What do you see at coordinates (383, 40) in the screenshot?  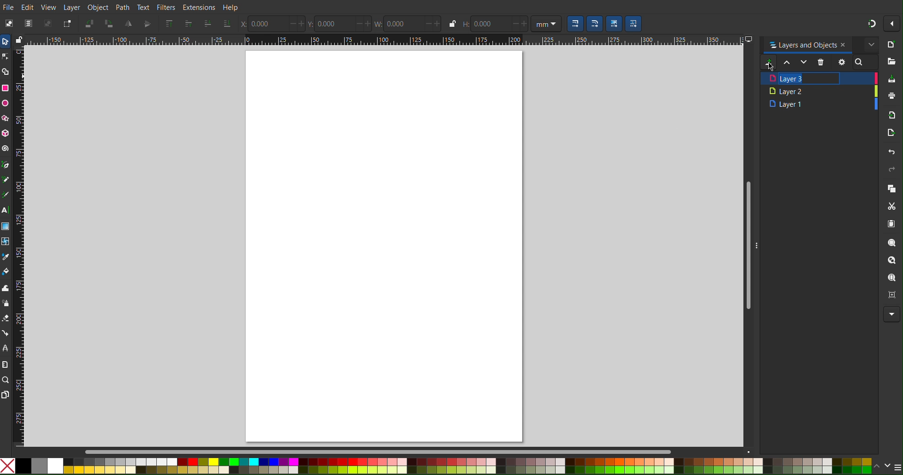 I see `Horizontal Ruler` at bounding box center [383, 40].